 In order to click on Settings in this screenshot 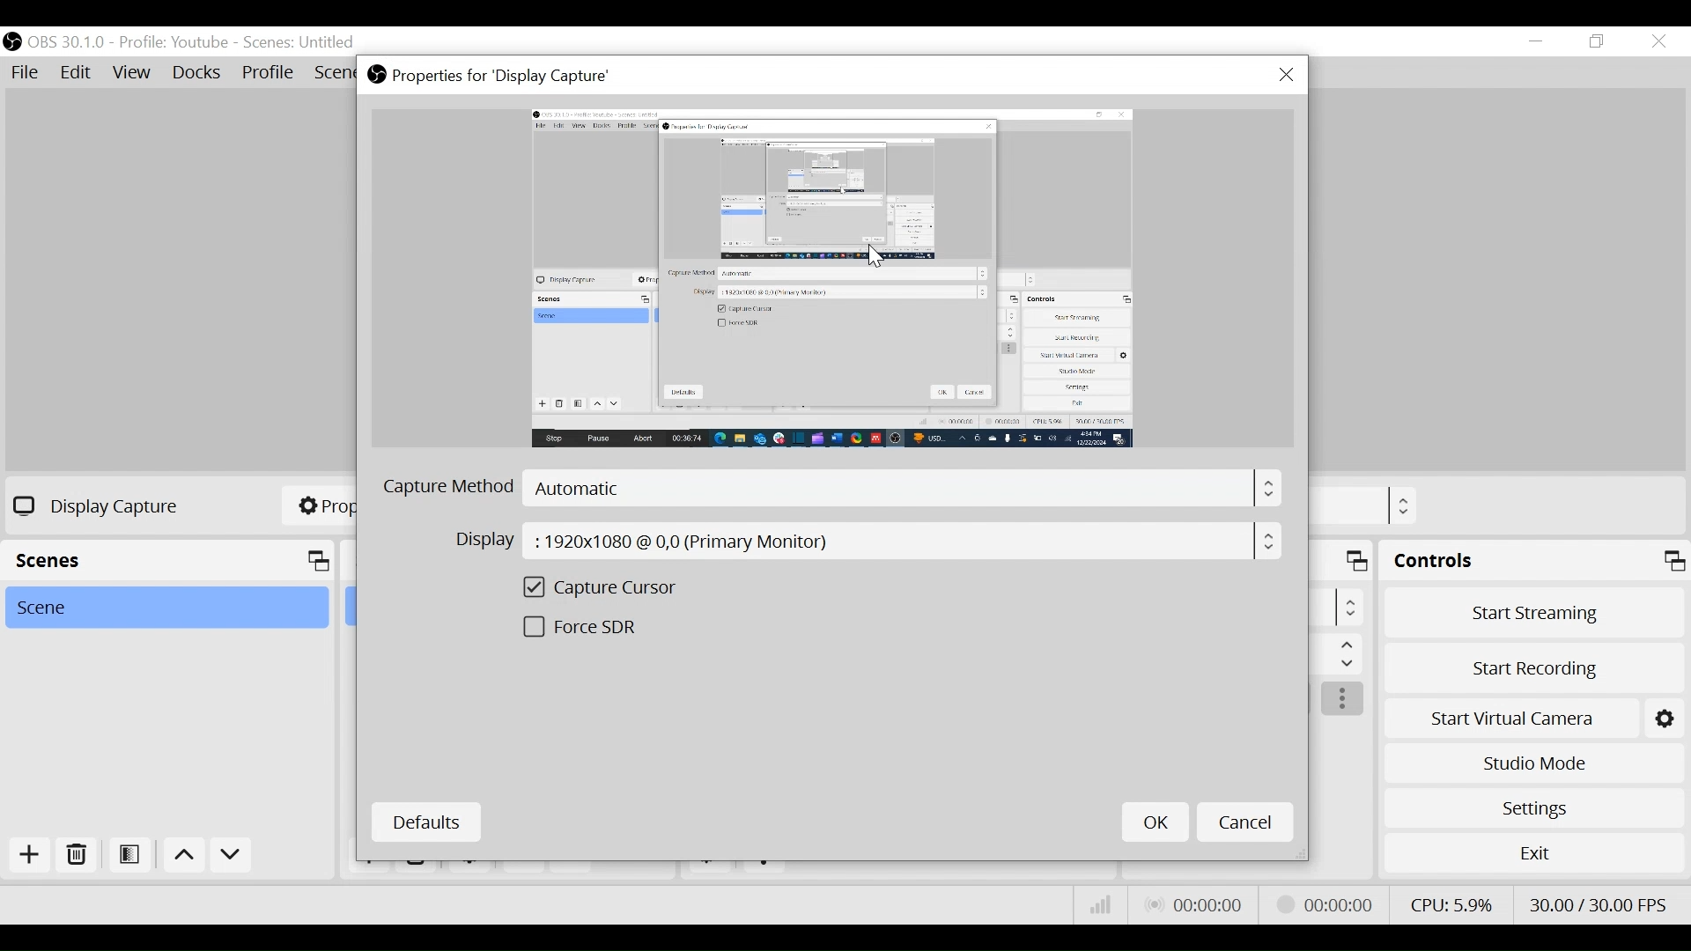, I will do `click(1534, 808)`.